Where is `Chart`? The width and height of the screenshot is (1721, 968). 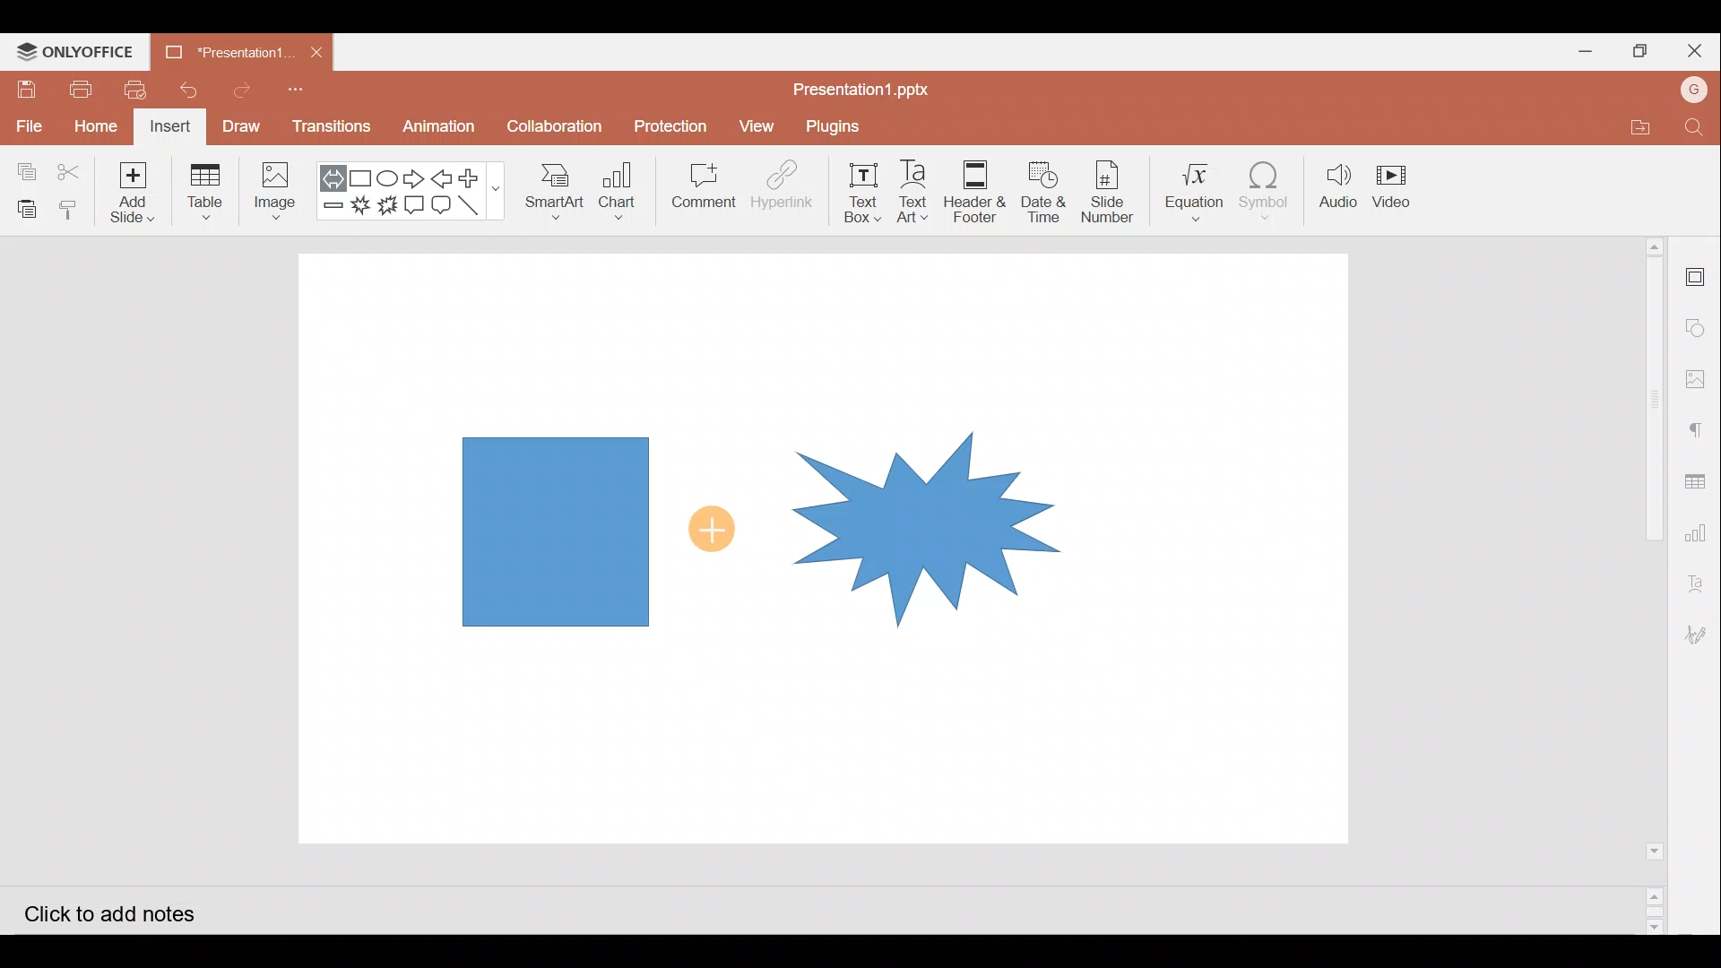
Chart is located at coordinates (622, 196).